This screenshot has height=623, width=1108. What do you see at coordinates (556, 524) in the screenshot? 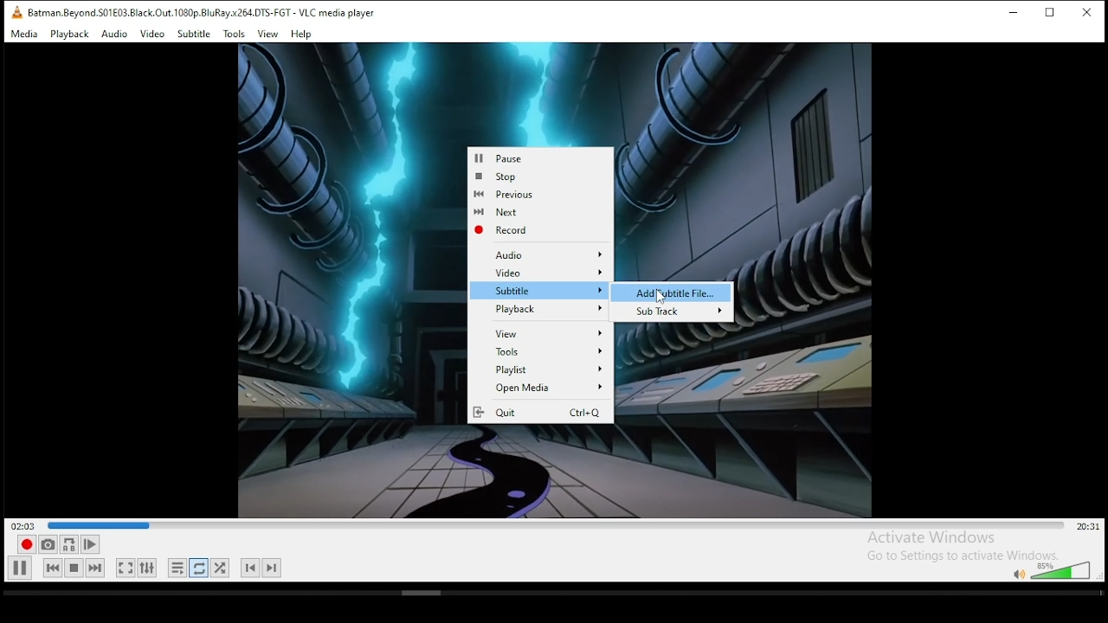
I see `seek bar` at bounding box center [556, 524].